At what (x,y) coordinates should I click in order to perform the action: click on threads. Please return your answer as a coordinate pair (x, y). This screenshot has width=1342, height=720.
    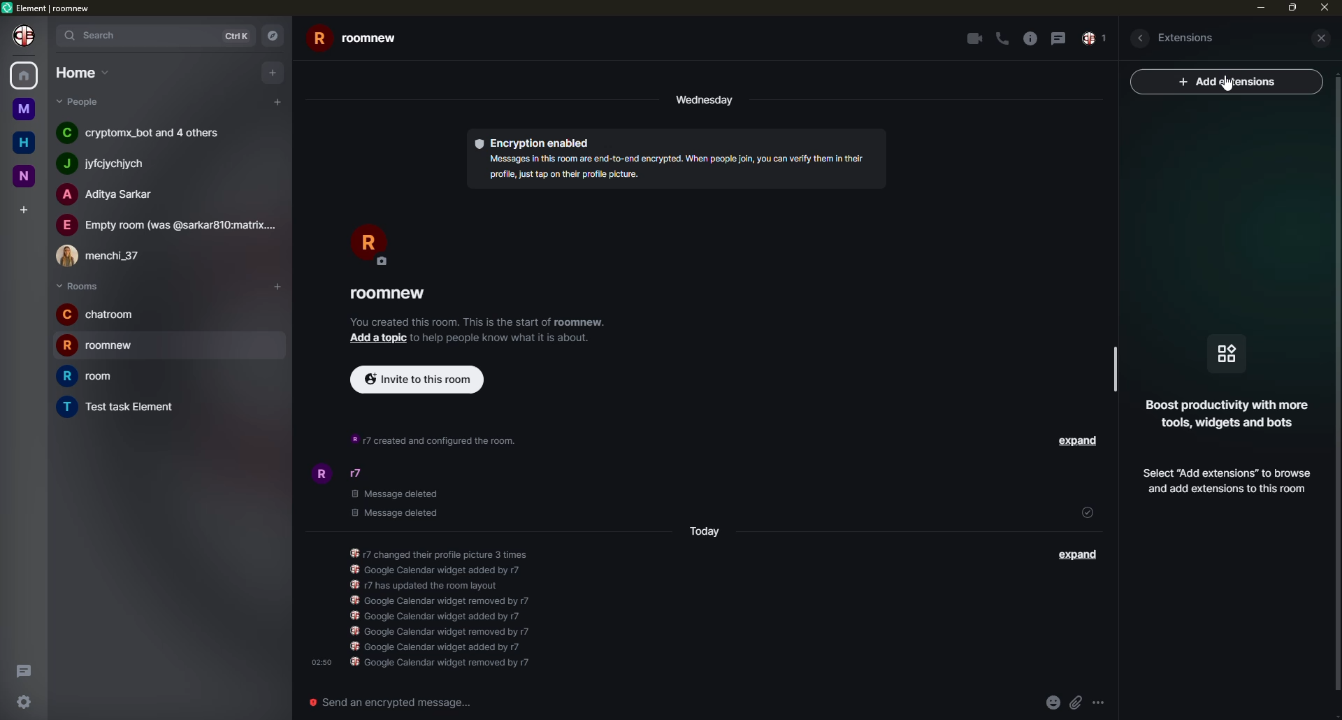
    Looking at the image, I should click on (22, 668).